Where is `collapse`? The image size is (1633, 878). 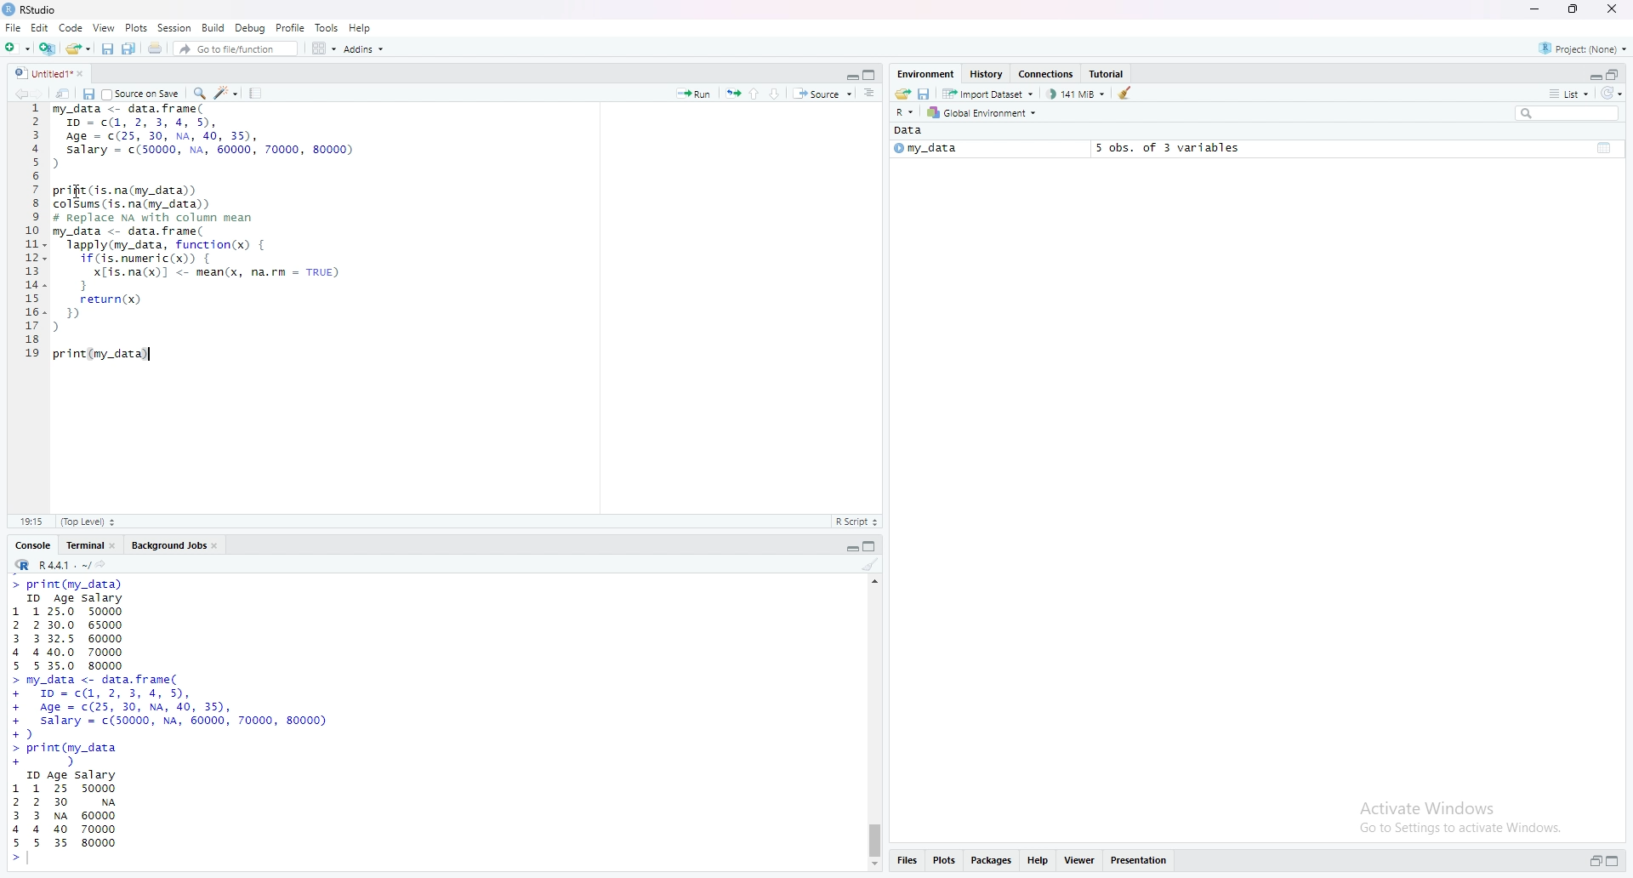 collapse is located at coordinates (872, 75).